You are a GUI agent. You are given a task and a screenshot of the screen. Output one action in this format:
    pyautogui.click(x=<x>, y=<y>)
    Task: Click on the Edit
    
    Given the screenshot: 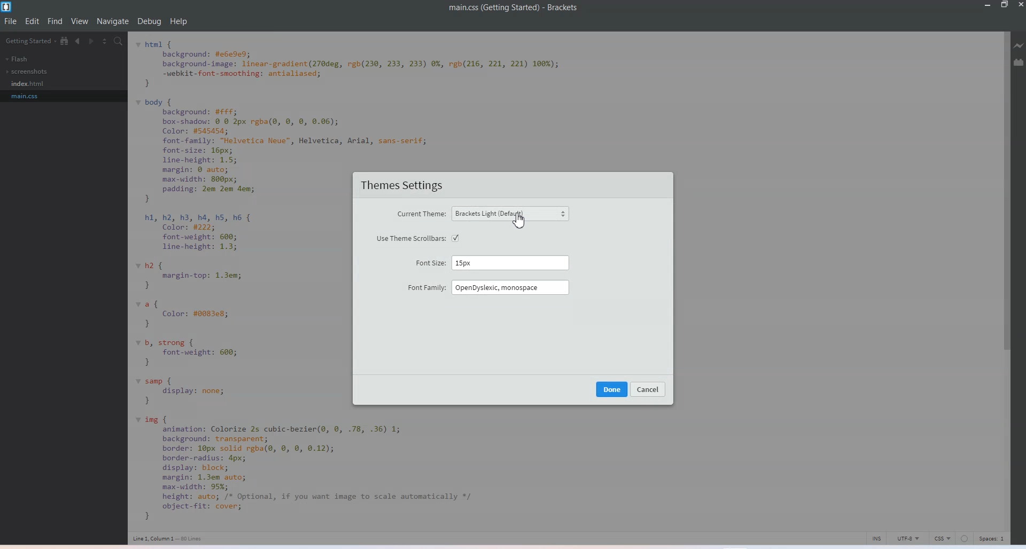 What is the action you would take?
    pyautogui.click(x=33, y=21)
    